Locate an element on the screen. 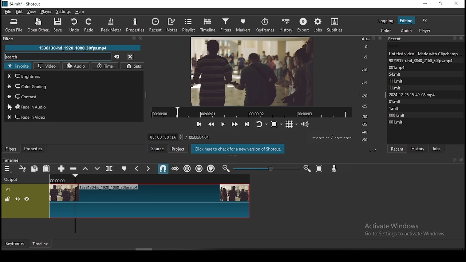 The image size is (466, 262). timeline is located at coordinates (41, 245).